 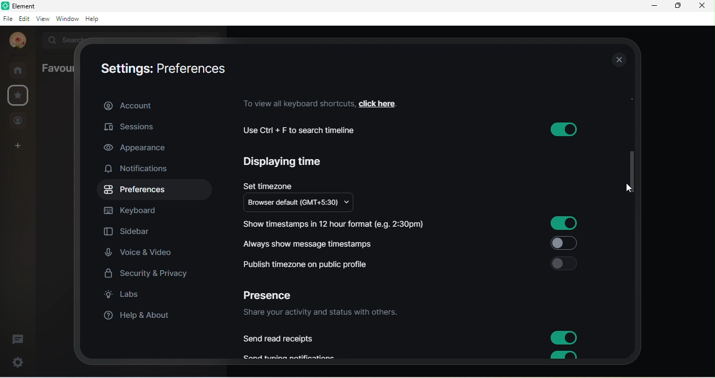 What do you see at coordinates (286, 164) in the screenshot?
I see `displaying time` at bounding box center [286, 164].